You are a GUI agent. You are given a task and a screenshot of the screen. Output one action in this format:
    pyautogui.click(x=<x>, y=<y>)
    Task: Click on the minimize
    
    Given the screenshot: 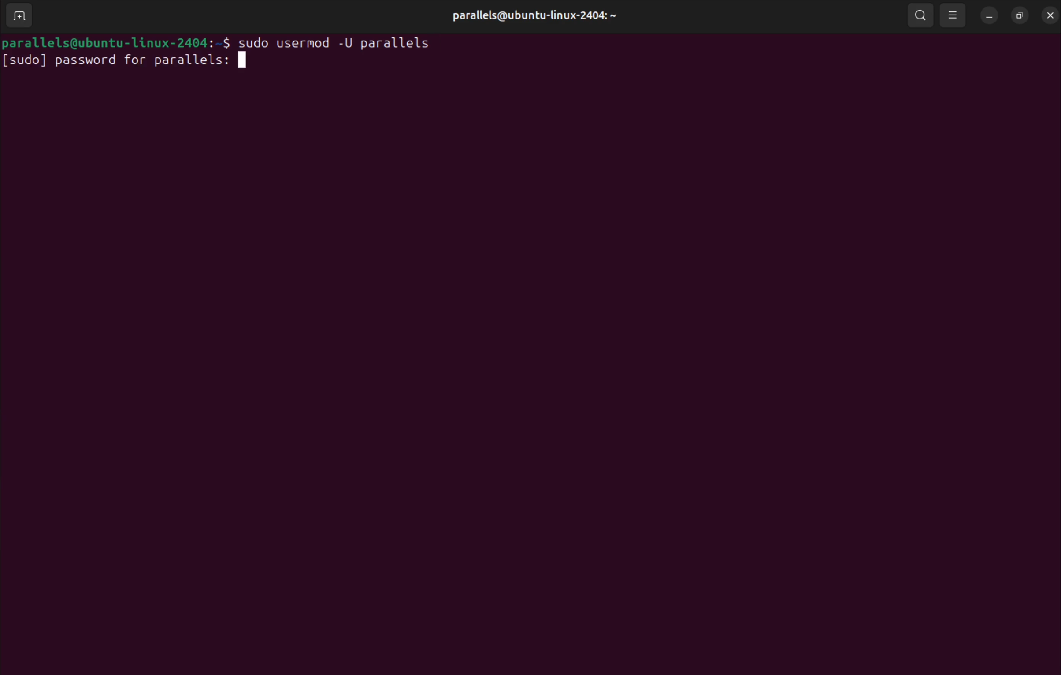 What is the action you would take?
    pyautogui.click(x=990, y=16)
    